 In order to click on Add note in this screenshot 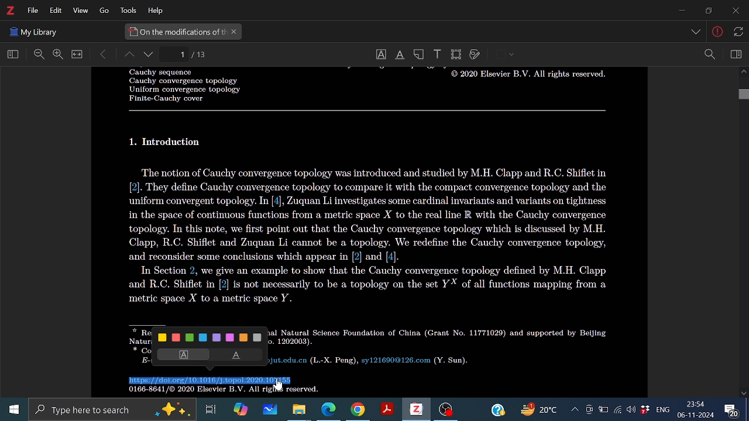, I will do `click(420, 54)`.